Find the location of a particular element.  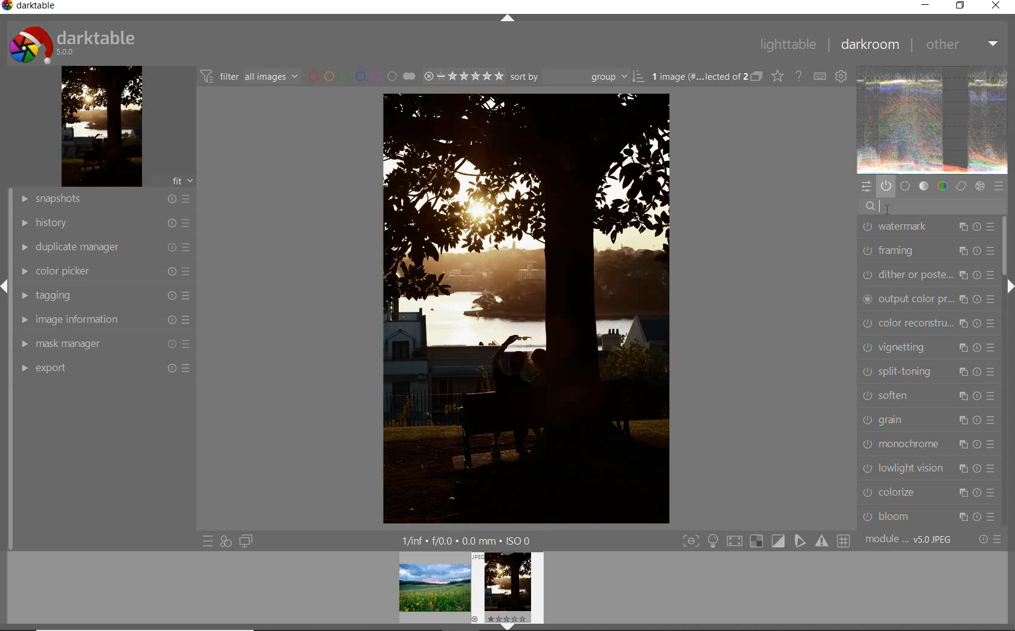

1 image (#.... lected of 2) is located at coordinates (706, 76).